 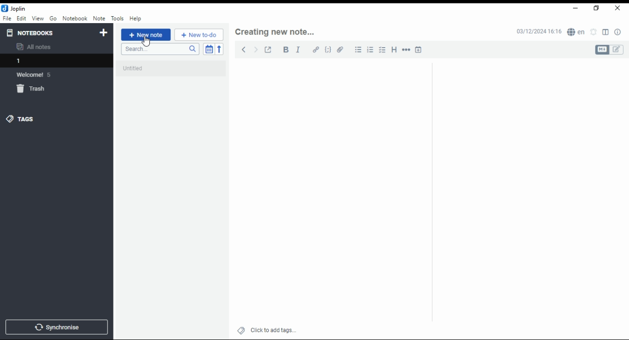 What do you see at coordinates (276, 32) in the screenshot?
I see `note header` at bounding box center [276, 32].